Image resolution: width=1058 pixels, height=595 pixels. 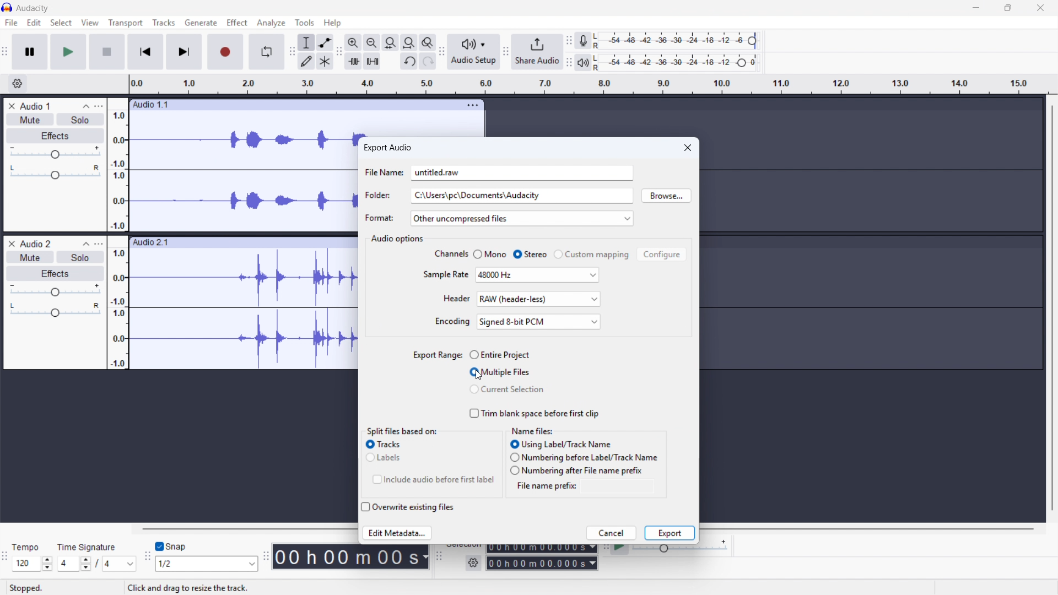 What do you see at coordinates (242, 242) in the screenshot?
I see `click to drag` at bounding box center [242, 242].